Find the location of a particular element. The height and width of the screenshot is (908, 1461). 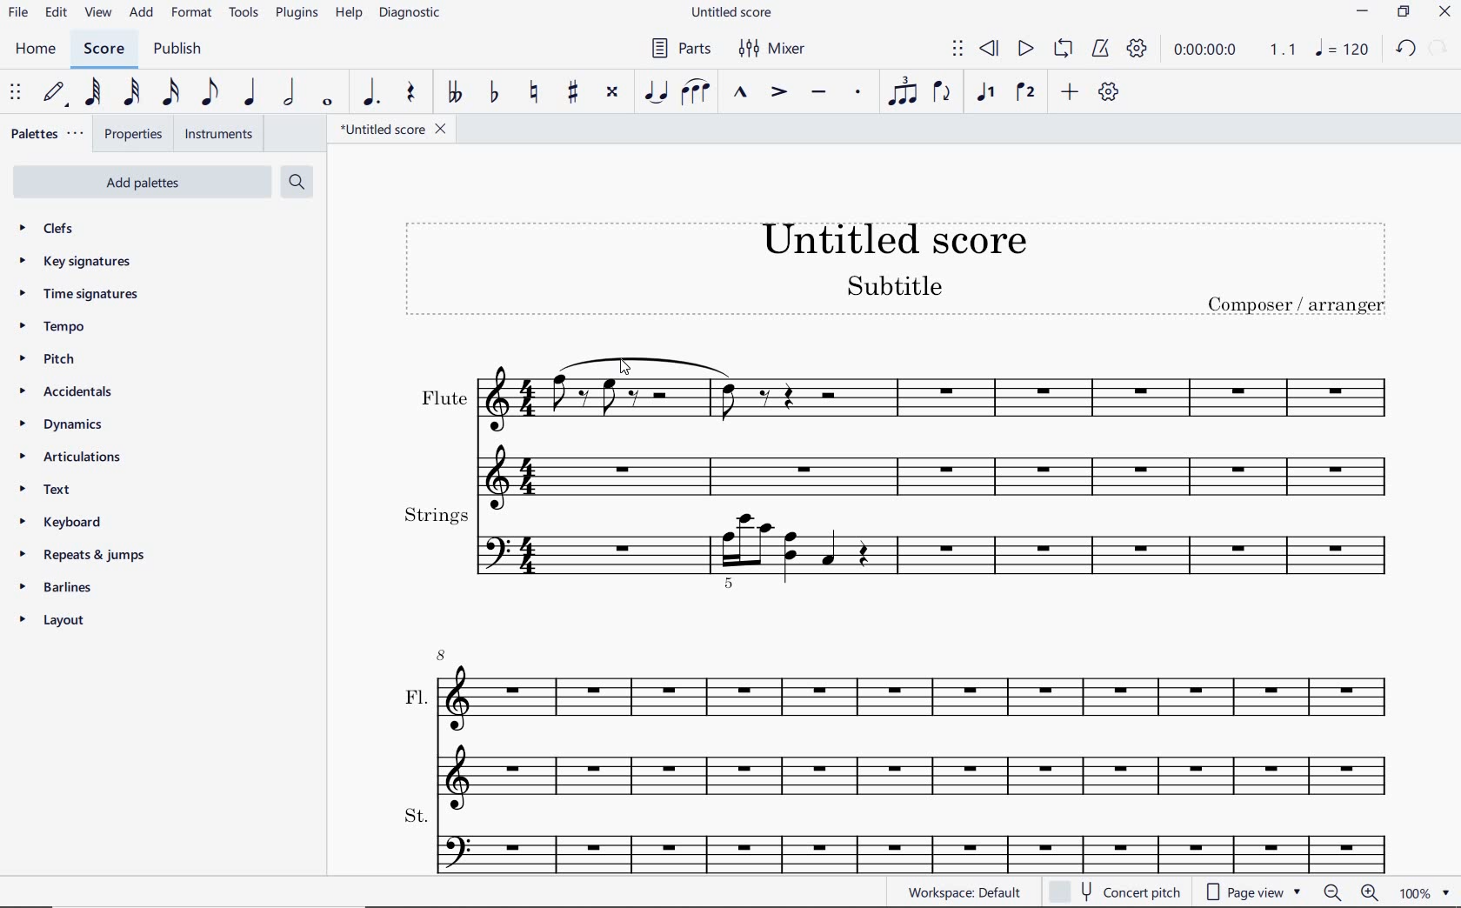

edit is located at coordinates (57, 14).